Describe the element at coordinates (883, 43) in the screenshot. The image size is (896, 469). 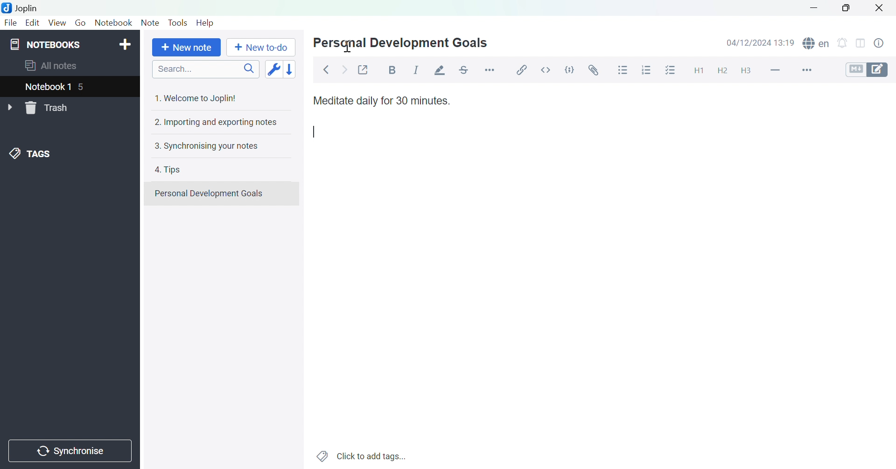
I see `Note properties` at that location.